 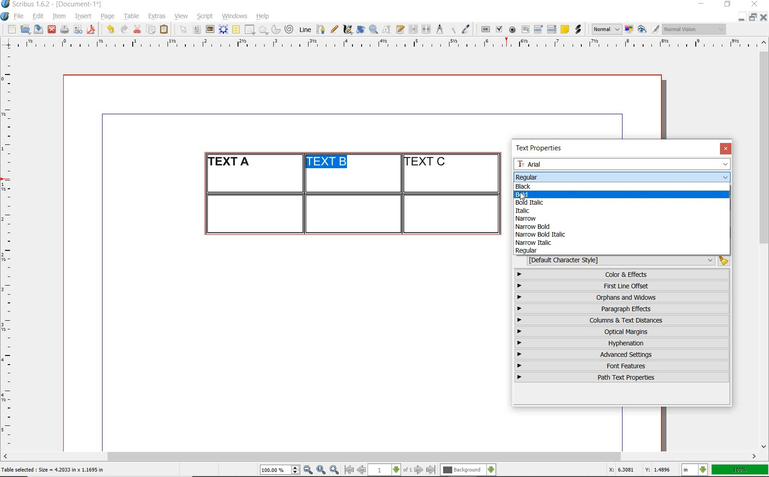 What do you see at coordinates (374, 29) in the screenshot?
I see `zoom in or zoom out` at bounding box center [374, 29].